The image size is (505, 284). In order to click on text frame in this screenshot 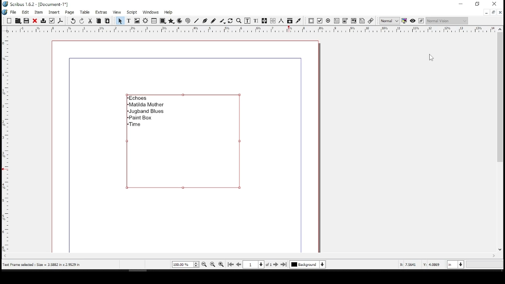, I will do `click(129, 21)`.